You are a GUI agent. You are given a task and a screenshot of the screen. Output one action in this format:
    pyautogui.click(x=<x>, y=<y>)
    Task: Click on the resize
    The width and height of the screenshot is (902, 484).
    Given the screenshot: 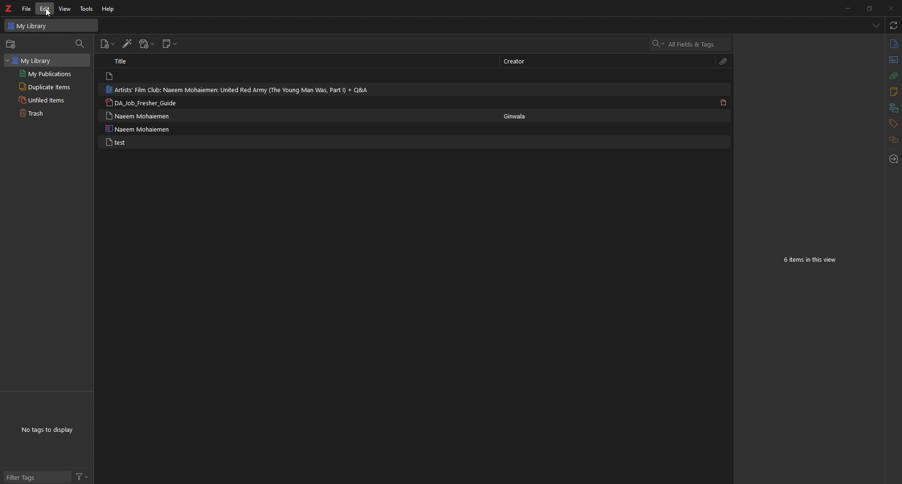 What is the action you would take?
    pyautogui.click(x=869, y=8)
    